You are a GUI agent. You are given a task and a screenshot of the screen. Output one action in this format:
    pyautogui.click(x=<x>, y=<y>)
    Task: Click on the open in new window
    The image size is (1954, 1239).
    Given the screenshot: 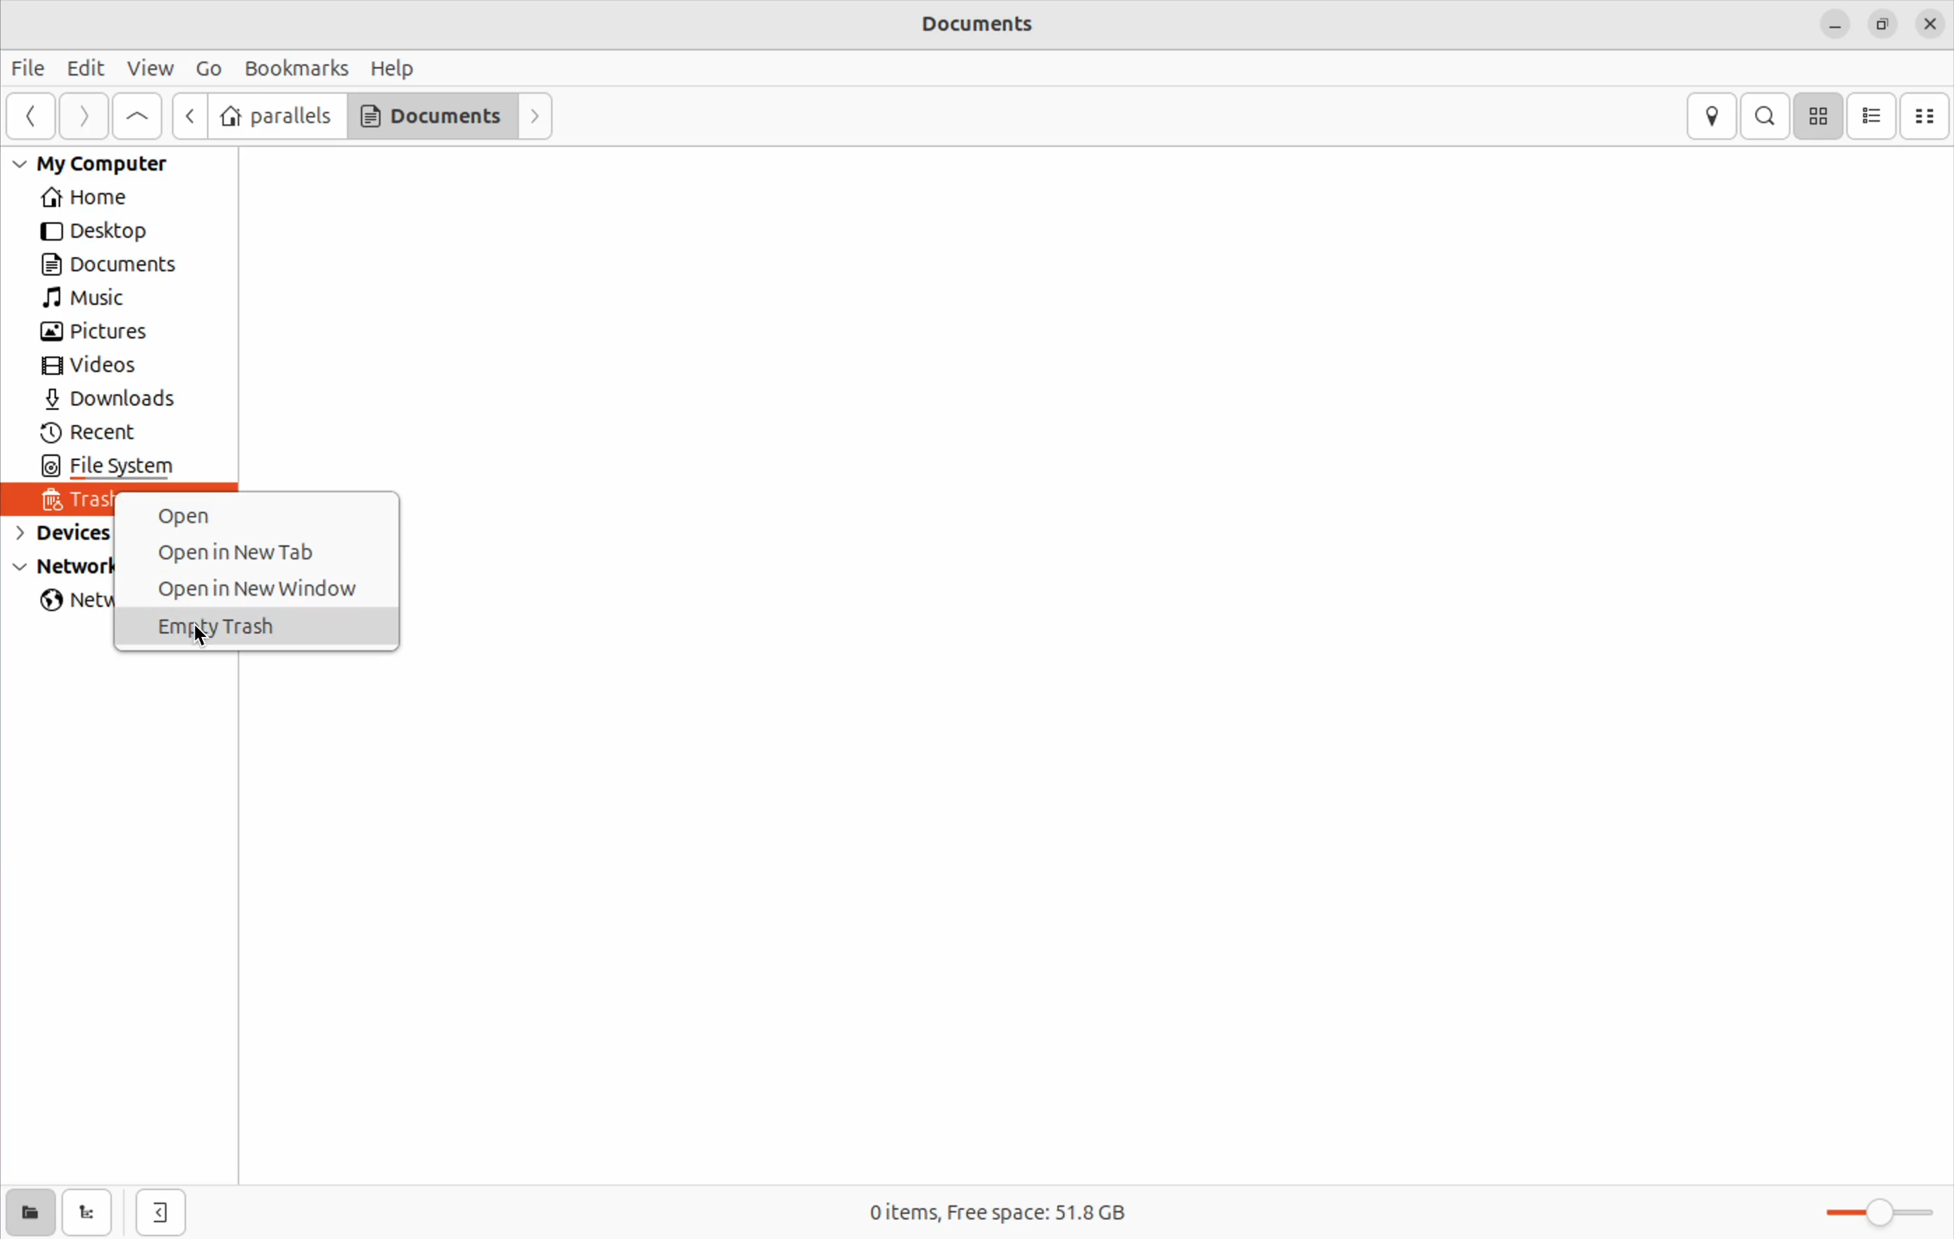 What is the action you would take?
    pyautogui.click(x=268, y=591)
    